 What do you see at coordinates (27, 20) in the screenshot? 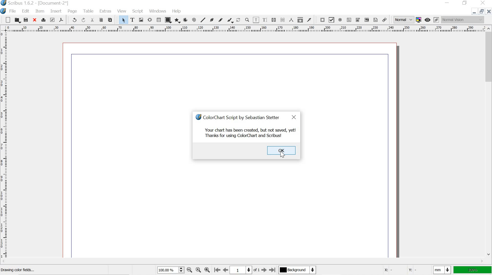
I see `save` at bounding box center [27, 20].